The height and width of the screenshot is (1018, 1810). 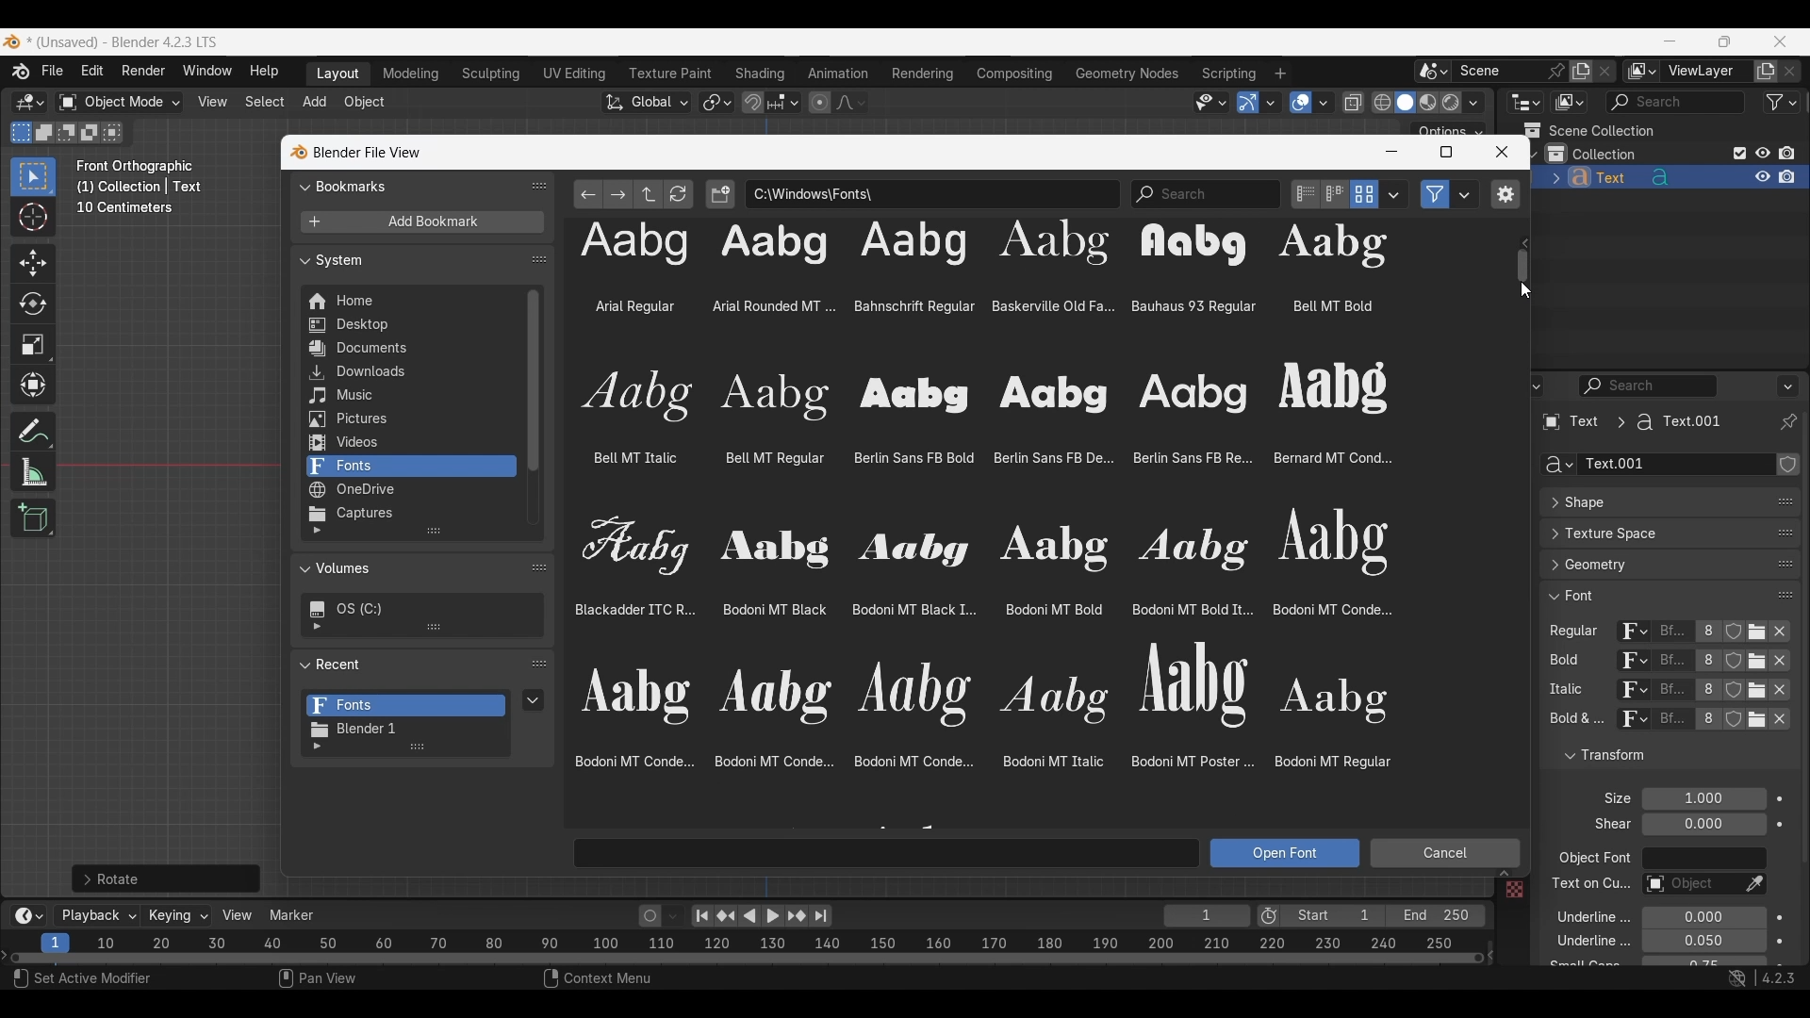 What do you see at coordinates (1733, 635) in the screenshot?
I see `Fake user for respe` at bounding box center [1733, 635].